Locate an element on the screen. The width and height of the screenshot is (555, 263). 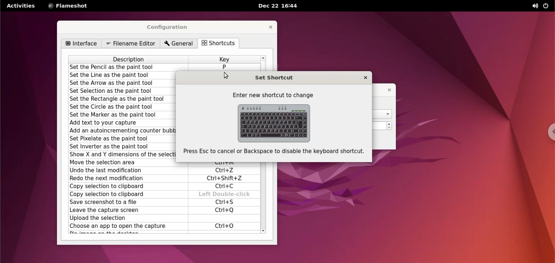
move the selection area is located at coordinates (121, 162).